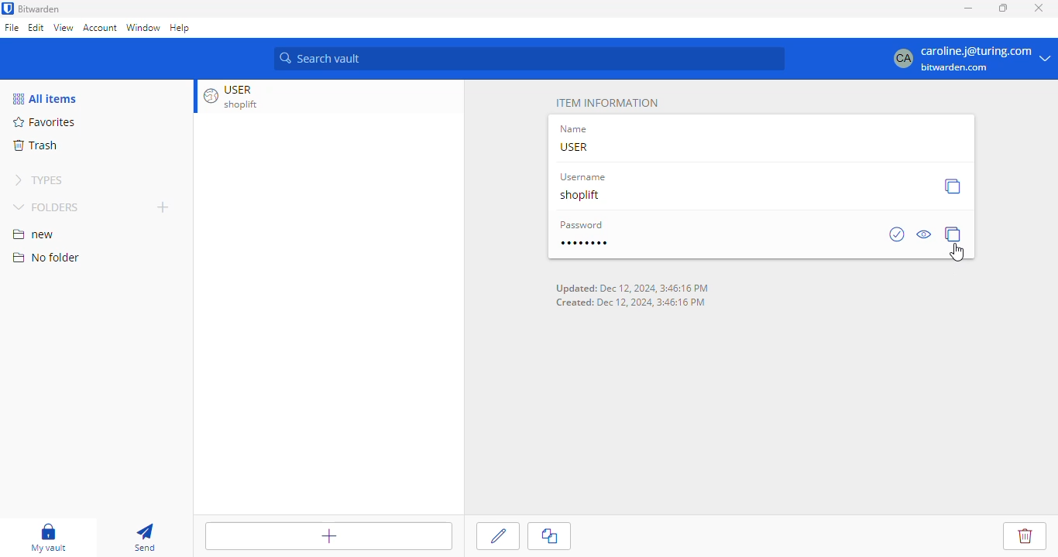 The height and width of the screenshot is (557, 1058). I want to click on maximize, so click(1004, 8).